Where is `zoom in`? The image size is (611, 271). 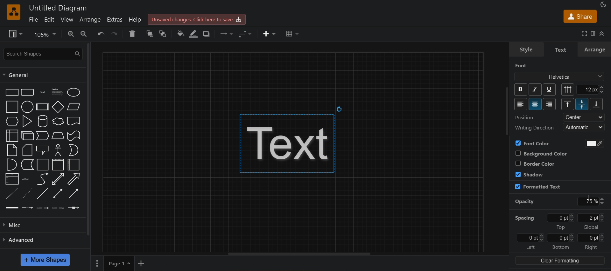
zoom in is located at coordinates (71, 34).